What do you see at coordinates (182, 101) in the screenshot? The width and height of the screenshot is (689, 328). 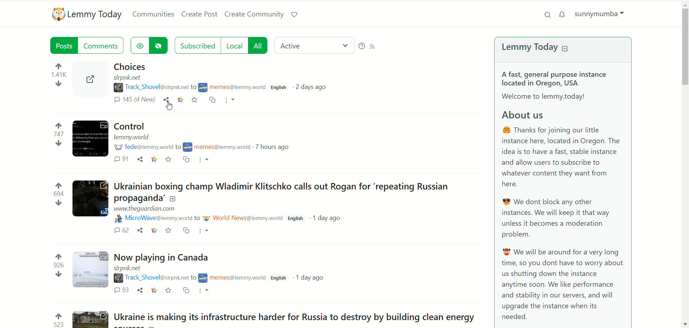 I see `link` at bounding box center [182, 101].